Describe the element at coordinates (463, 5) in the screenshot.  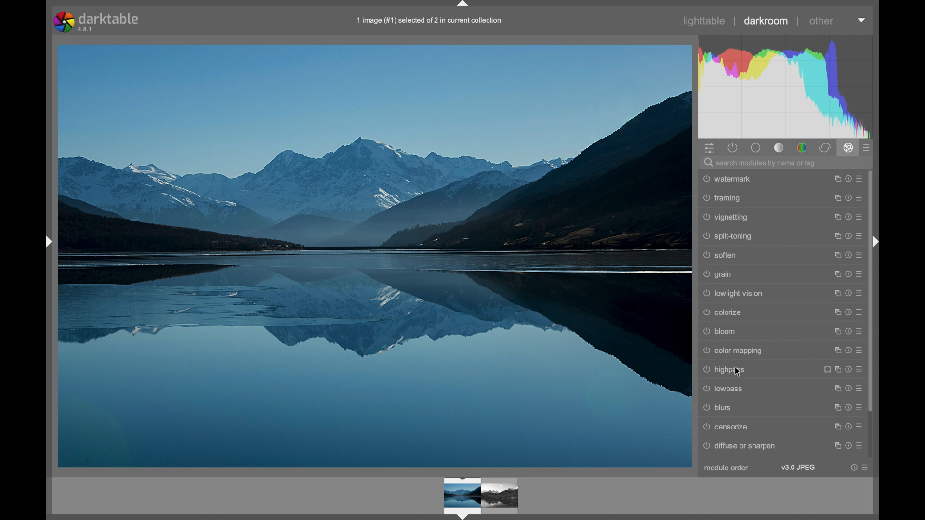
I see `drag handle` at that location.